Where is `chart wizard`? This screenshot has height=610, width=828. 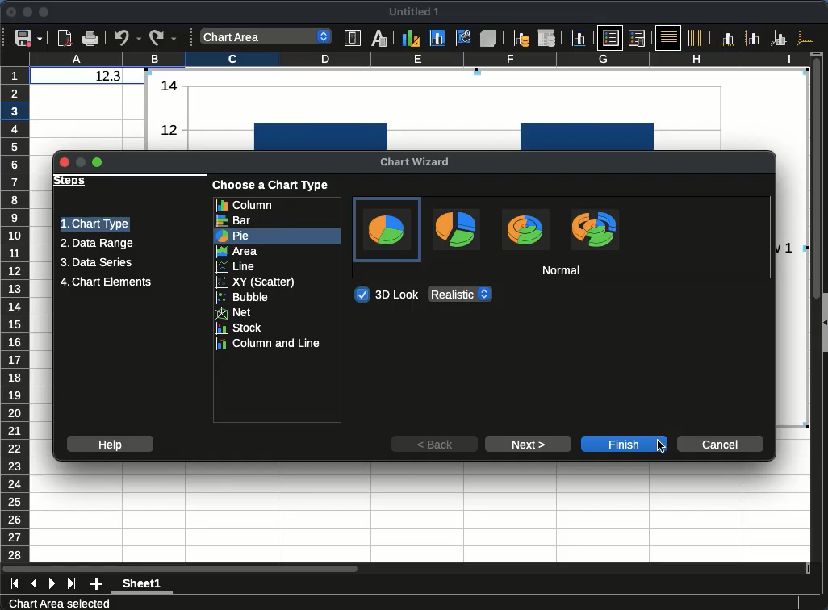 chart wizard is located at coordinates (416, 163).